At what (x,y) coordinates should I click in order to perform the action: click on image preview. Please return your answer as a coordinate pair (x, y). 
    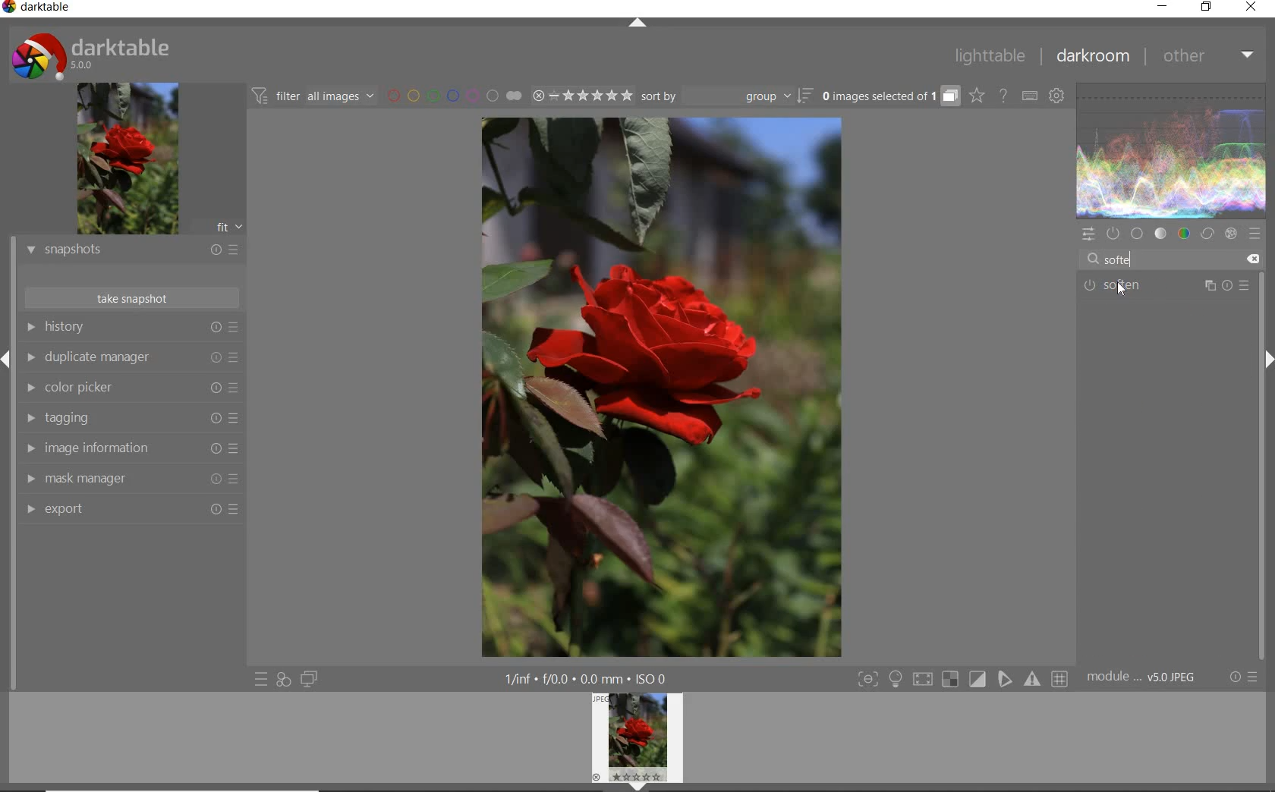
    Looking at the image, I should click on (127, 159).